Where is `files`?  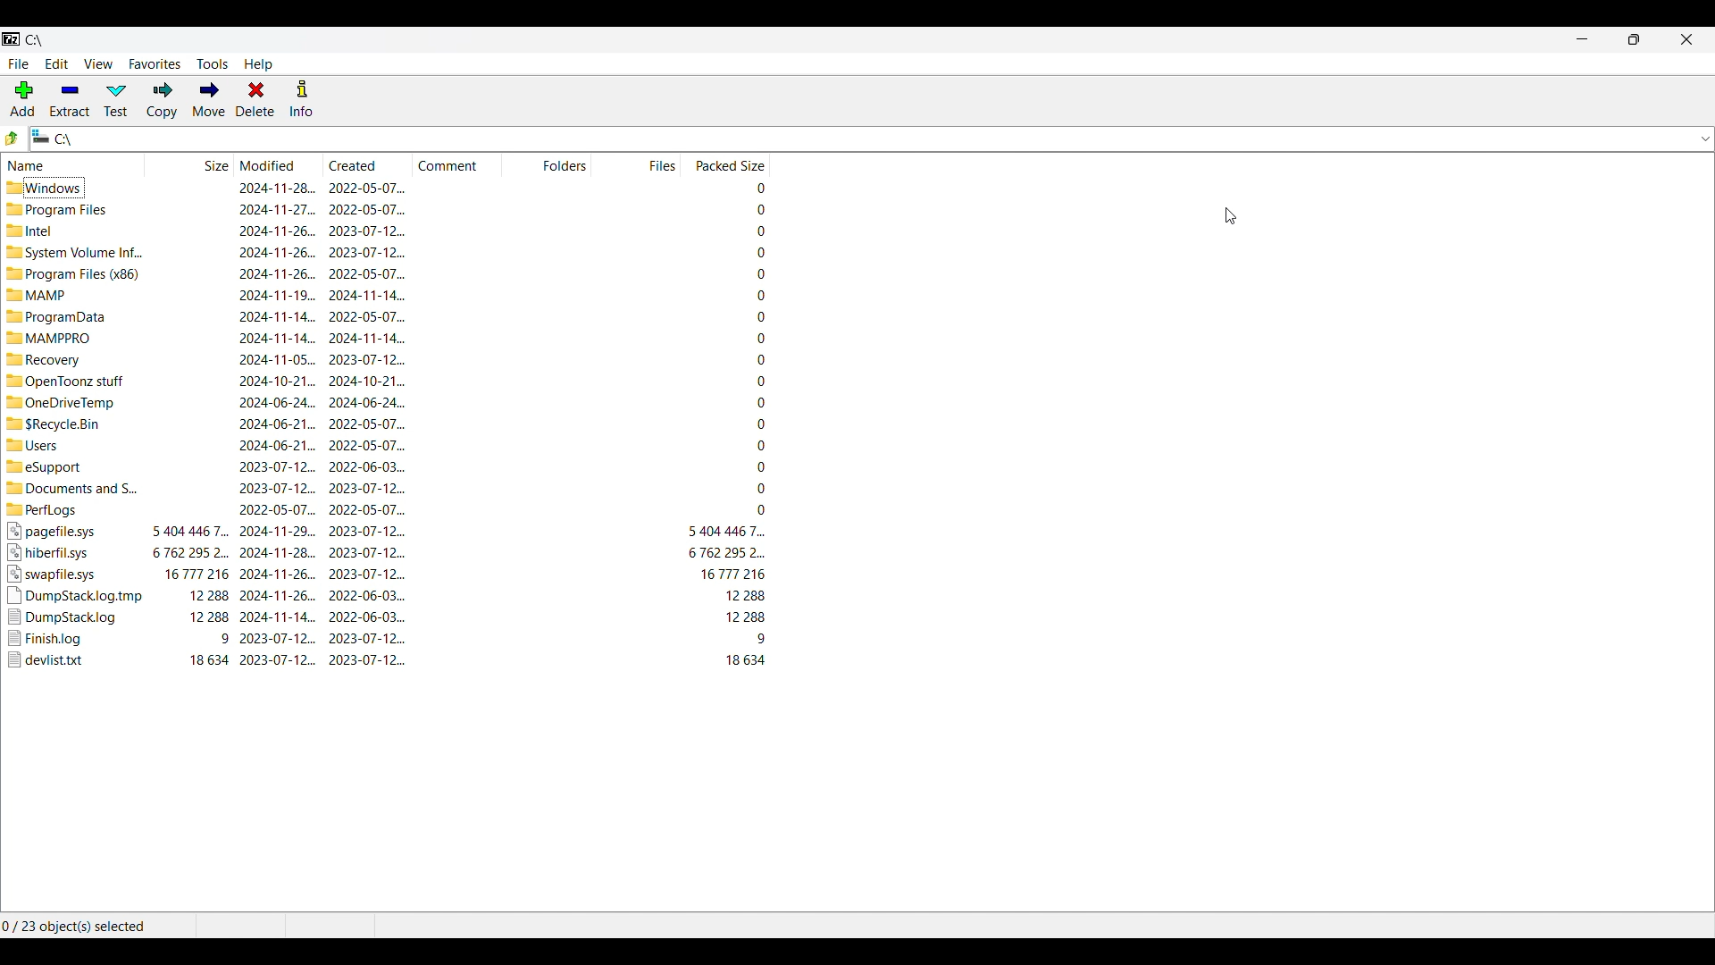
files is located at coordinates (73, 595).